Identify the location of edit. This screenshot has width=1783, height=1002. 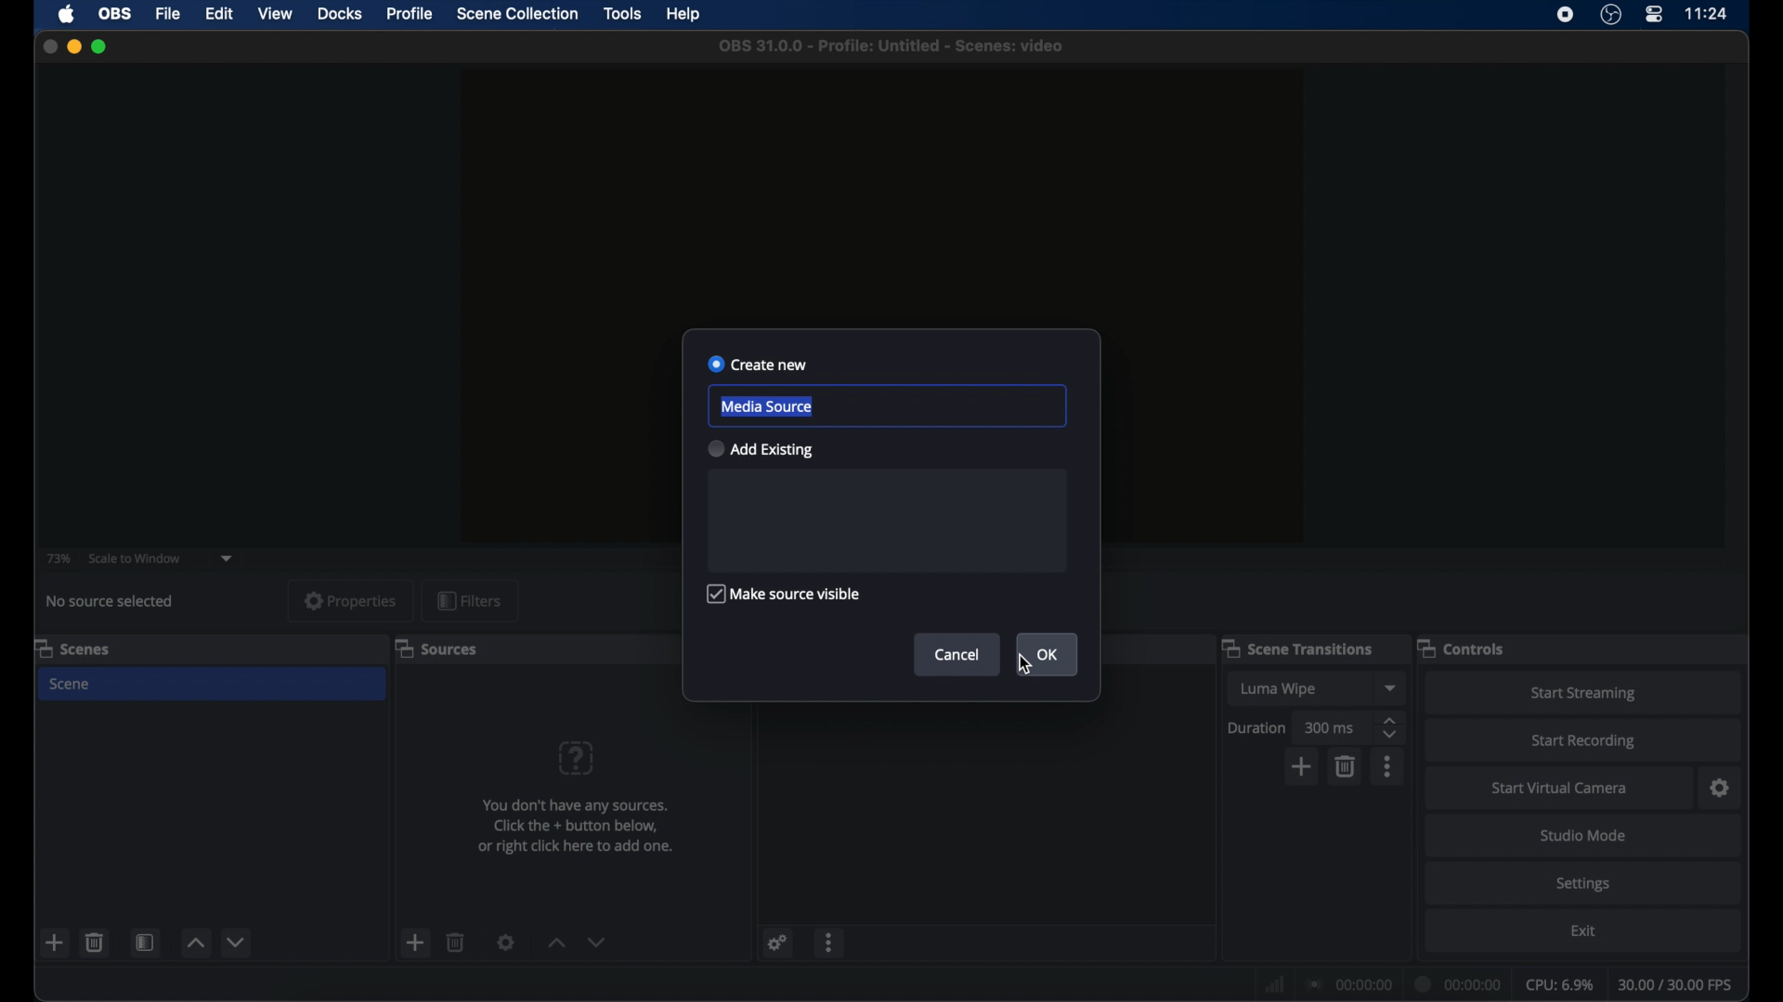
(218, 14).